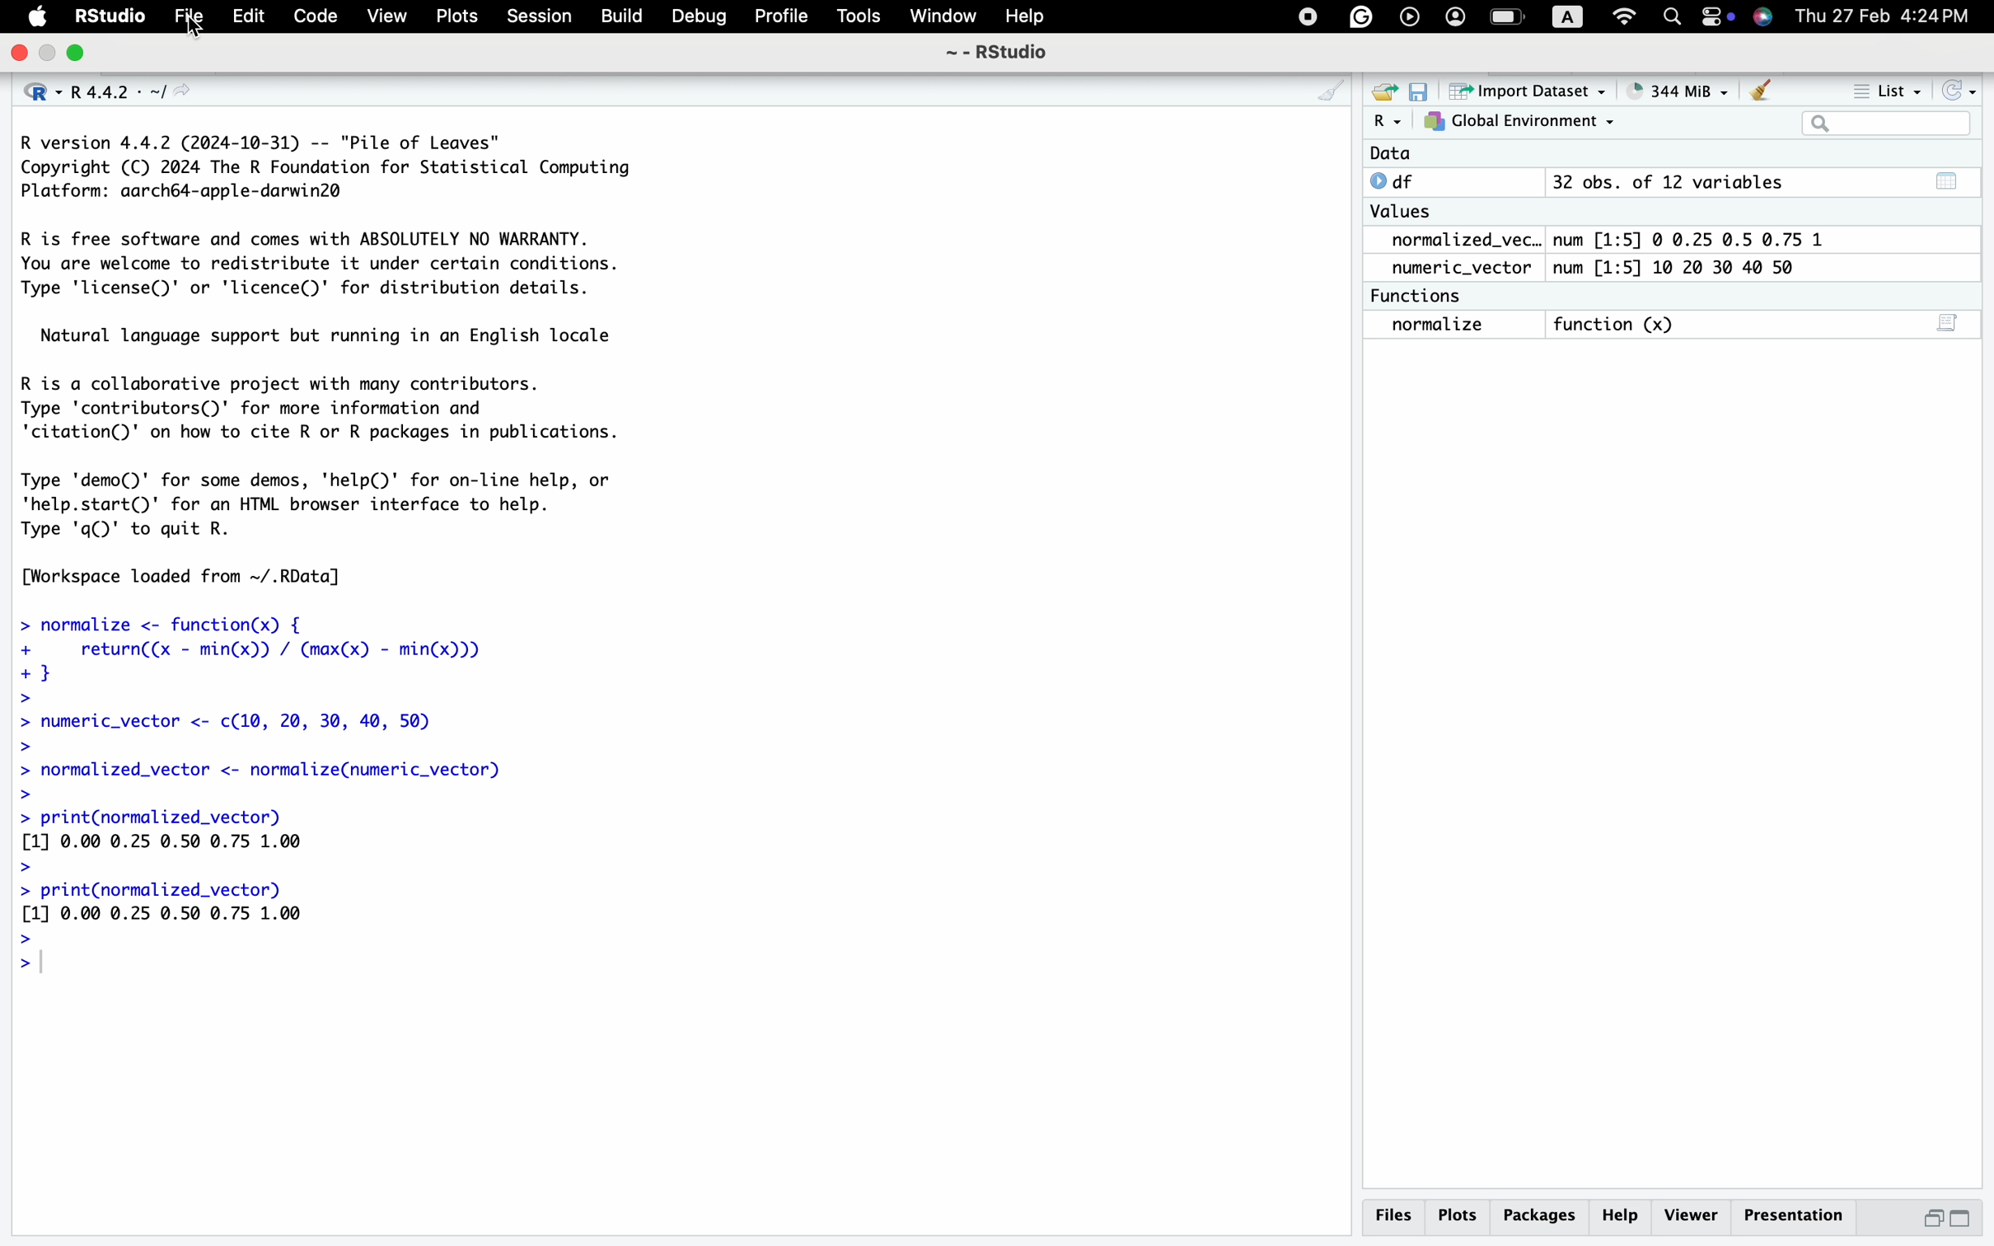 The height and width of the screenshot is (1246, 1994). I want to click on Thu 27 Feb 4:24PM, so click(1883, 16).